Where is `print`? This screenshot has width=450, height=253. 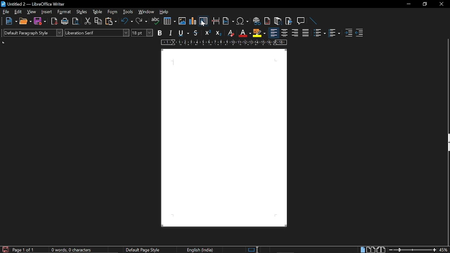 print is located at coordinates (64, 21).